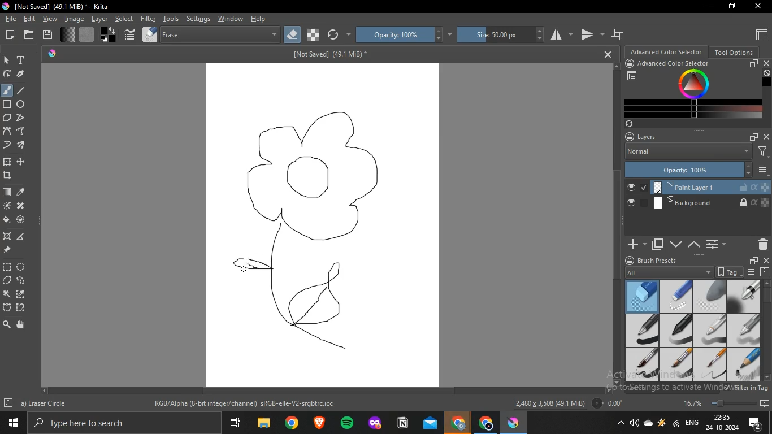 This screenshot has width=772, height=434. I want to click on swap foreground and background colors, so click(109, 35).